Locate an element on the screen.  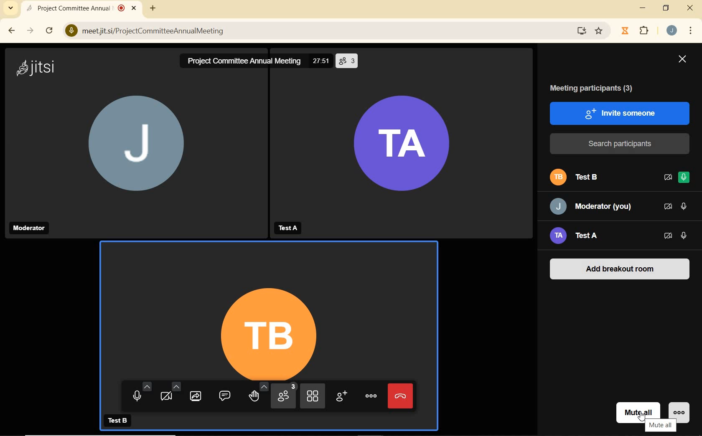
CAMERA is located at coordinates (668, 207).